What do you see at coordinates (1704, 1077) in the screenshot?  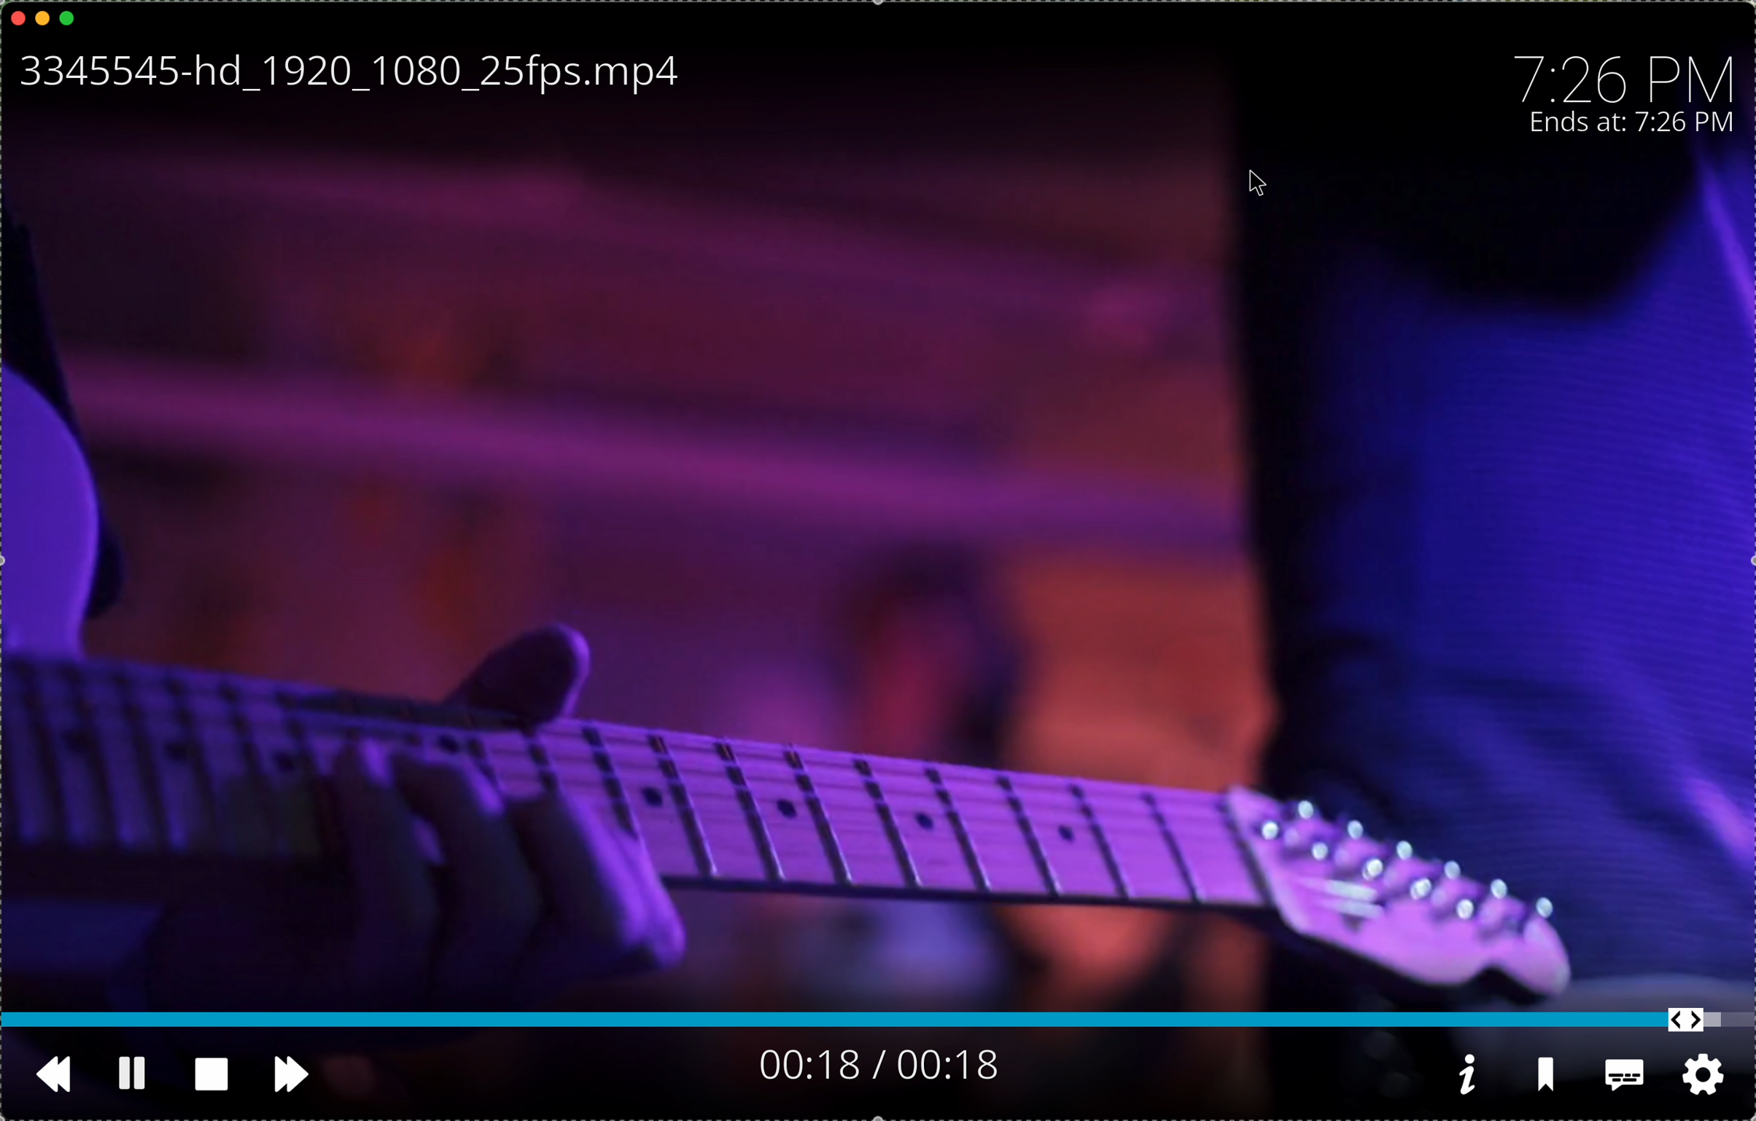 I see `click on settings` at bounding box center [1704, 1077].